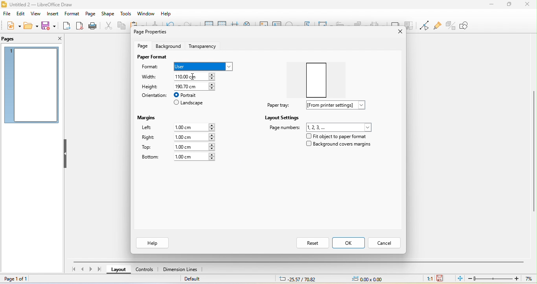 This screenshot has width=537, height=284. Describe the element at coordinates (300, 261) in the screenshot. I see `horizontal scroll bar` at that location.